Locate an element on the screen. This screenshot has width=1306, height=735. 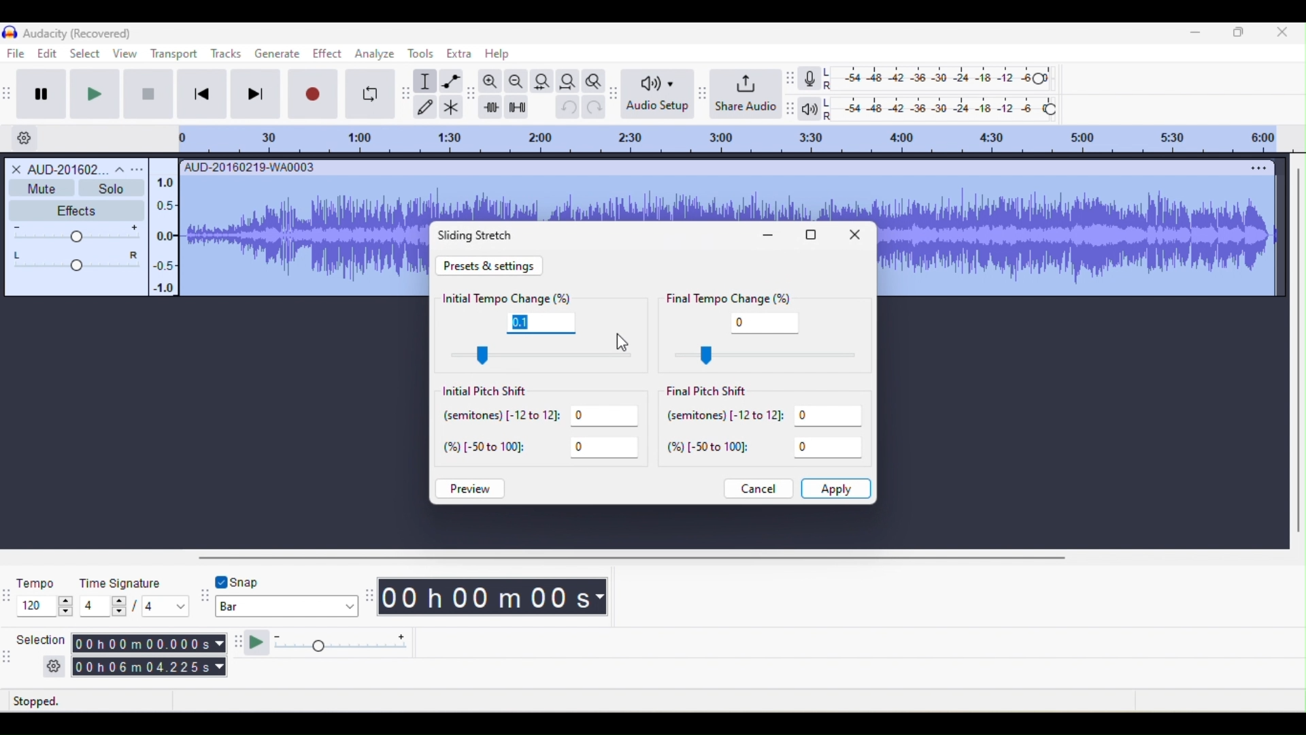
audacity time signature toolbar is located at coordinates (8, 594).